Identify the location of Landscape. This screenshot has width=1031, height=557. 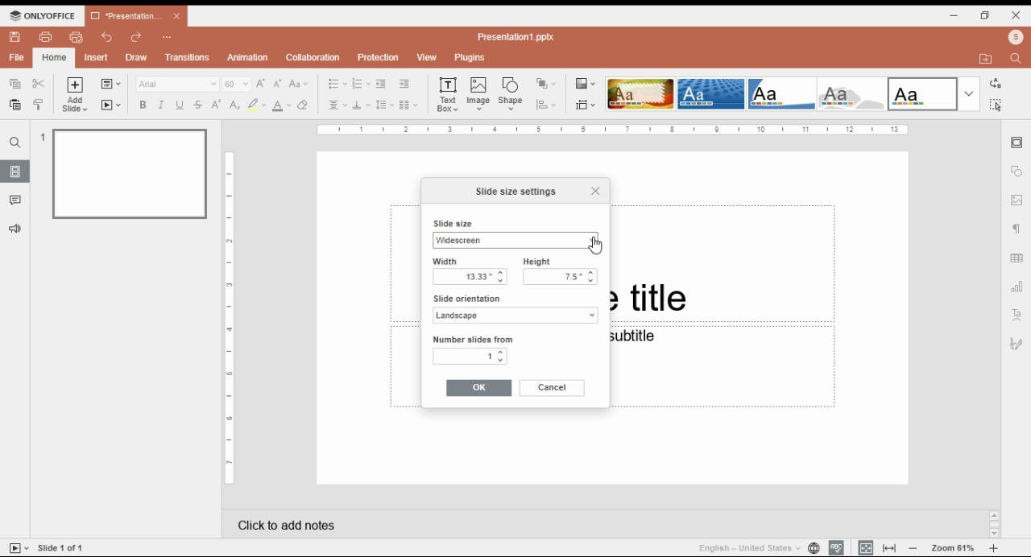
(514, 316).